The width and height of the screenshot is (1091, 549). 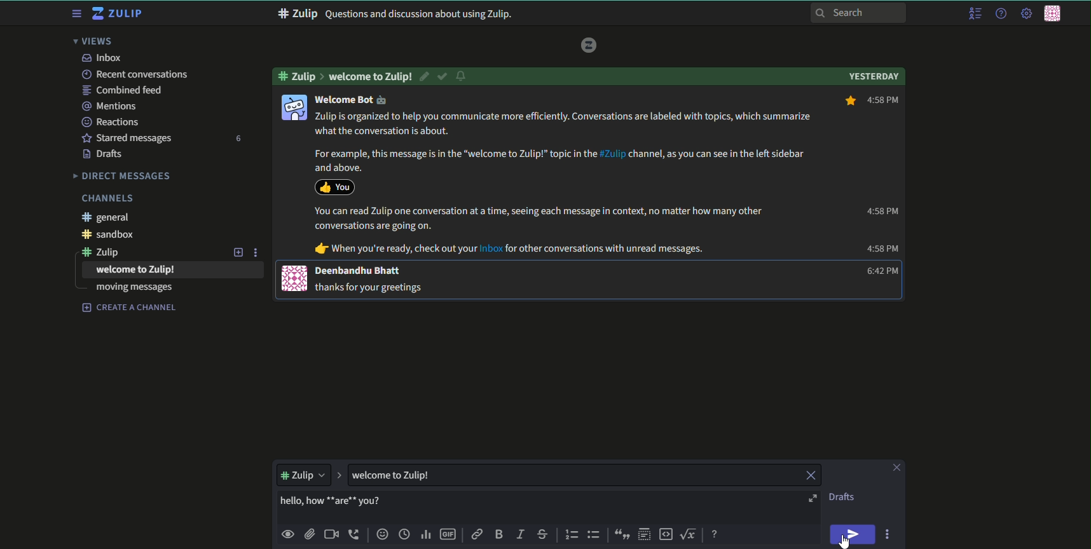 I want to click on main menu, so click(x=1025, y=13).